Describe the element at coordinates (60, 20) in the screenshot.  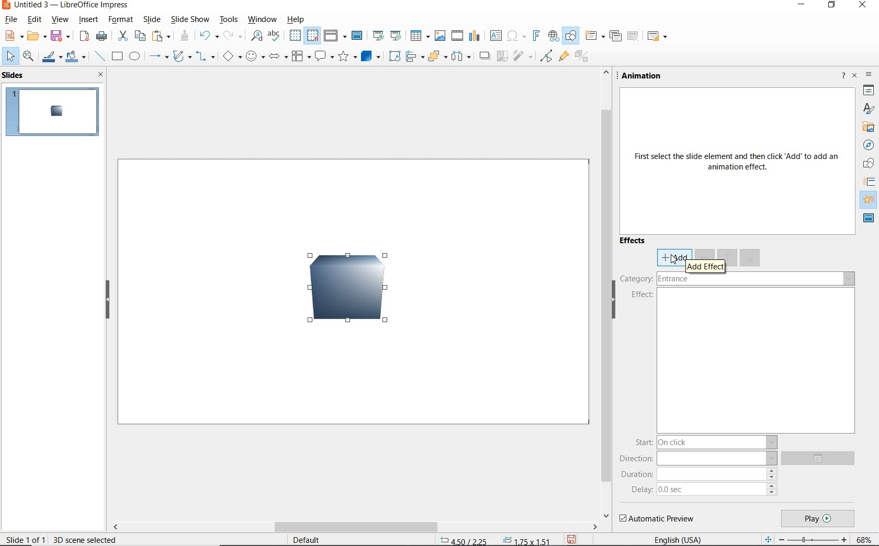
I see `view` at that location.